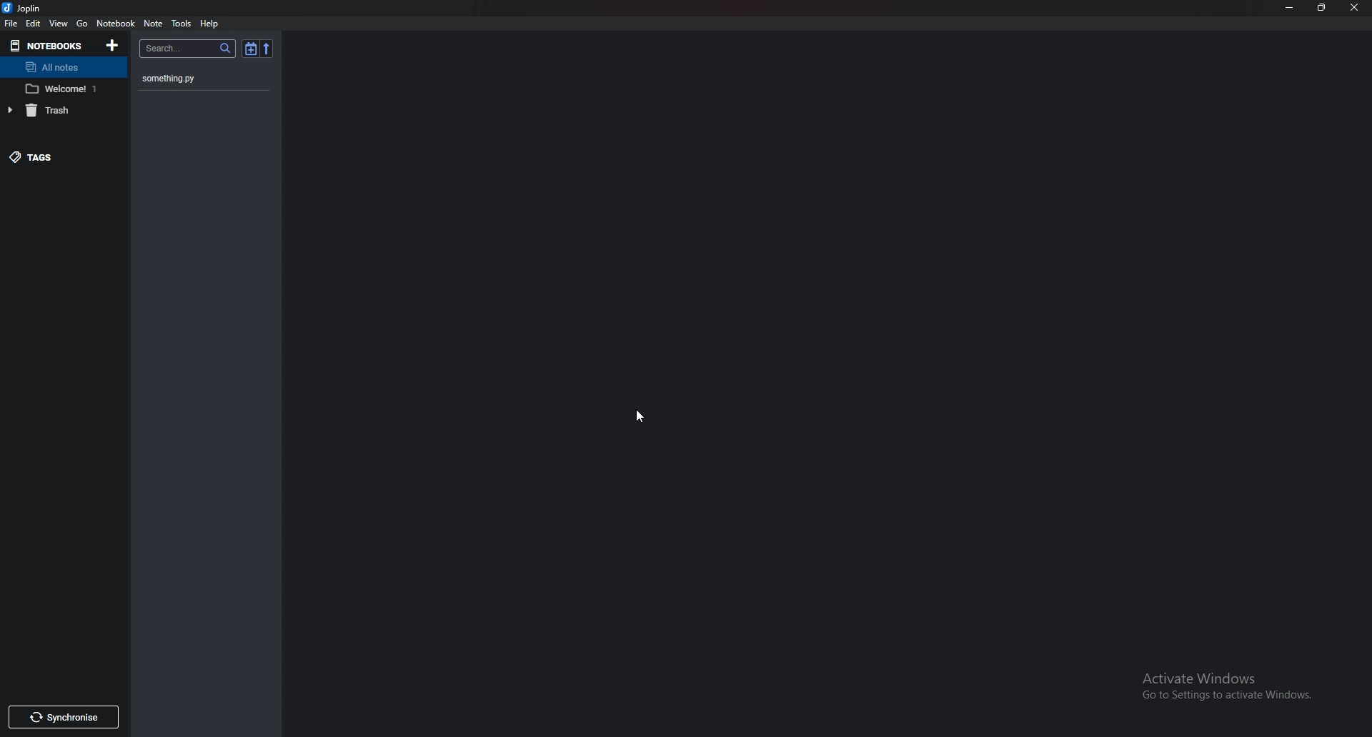 The height and width of the screenshot is (737, 1372). I want to click on Synchronize, so click(62, 717).